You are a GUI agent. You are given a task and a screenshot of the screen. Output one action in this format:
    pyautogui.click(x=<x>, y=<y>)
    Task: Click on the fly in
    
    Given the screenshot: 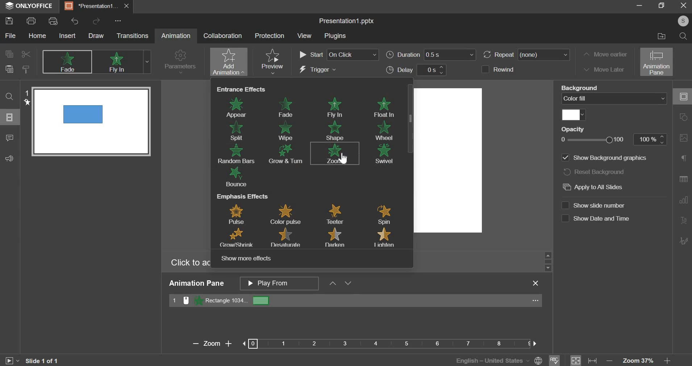 What is the action you would take?
    pyautogui.click(x=337, y=106)
    